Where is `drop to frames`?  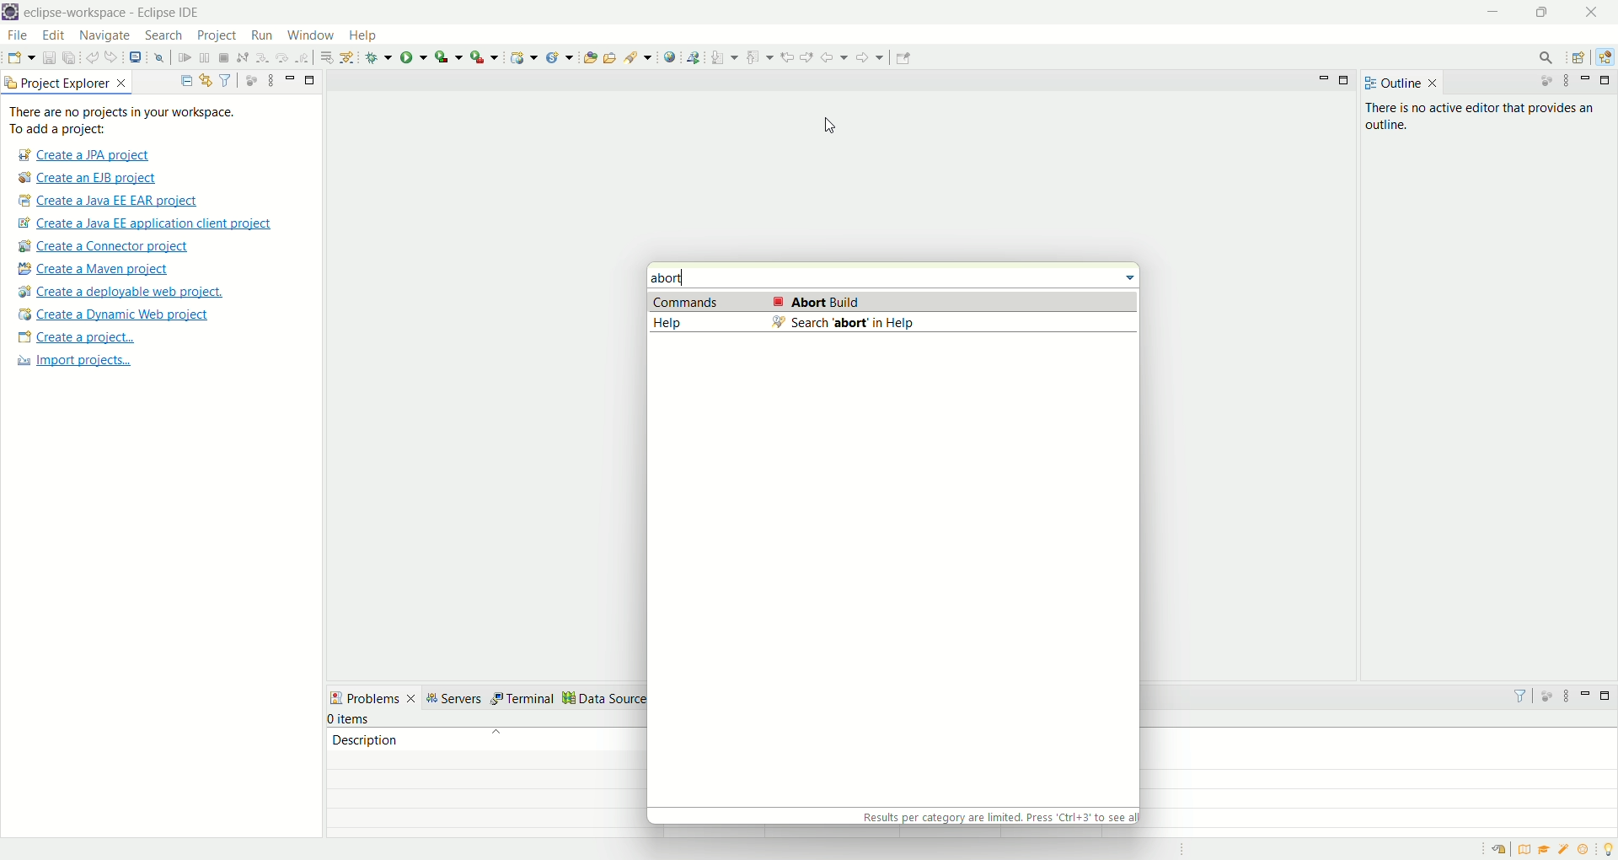
drop to frames is located at coordinates (324, 56).